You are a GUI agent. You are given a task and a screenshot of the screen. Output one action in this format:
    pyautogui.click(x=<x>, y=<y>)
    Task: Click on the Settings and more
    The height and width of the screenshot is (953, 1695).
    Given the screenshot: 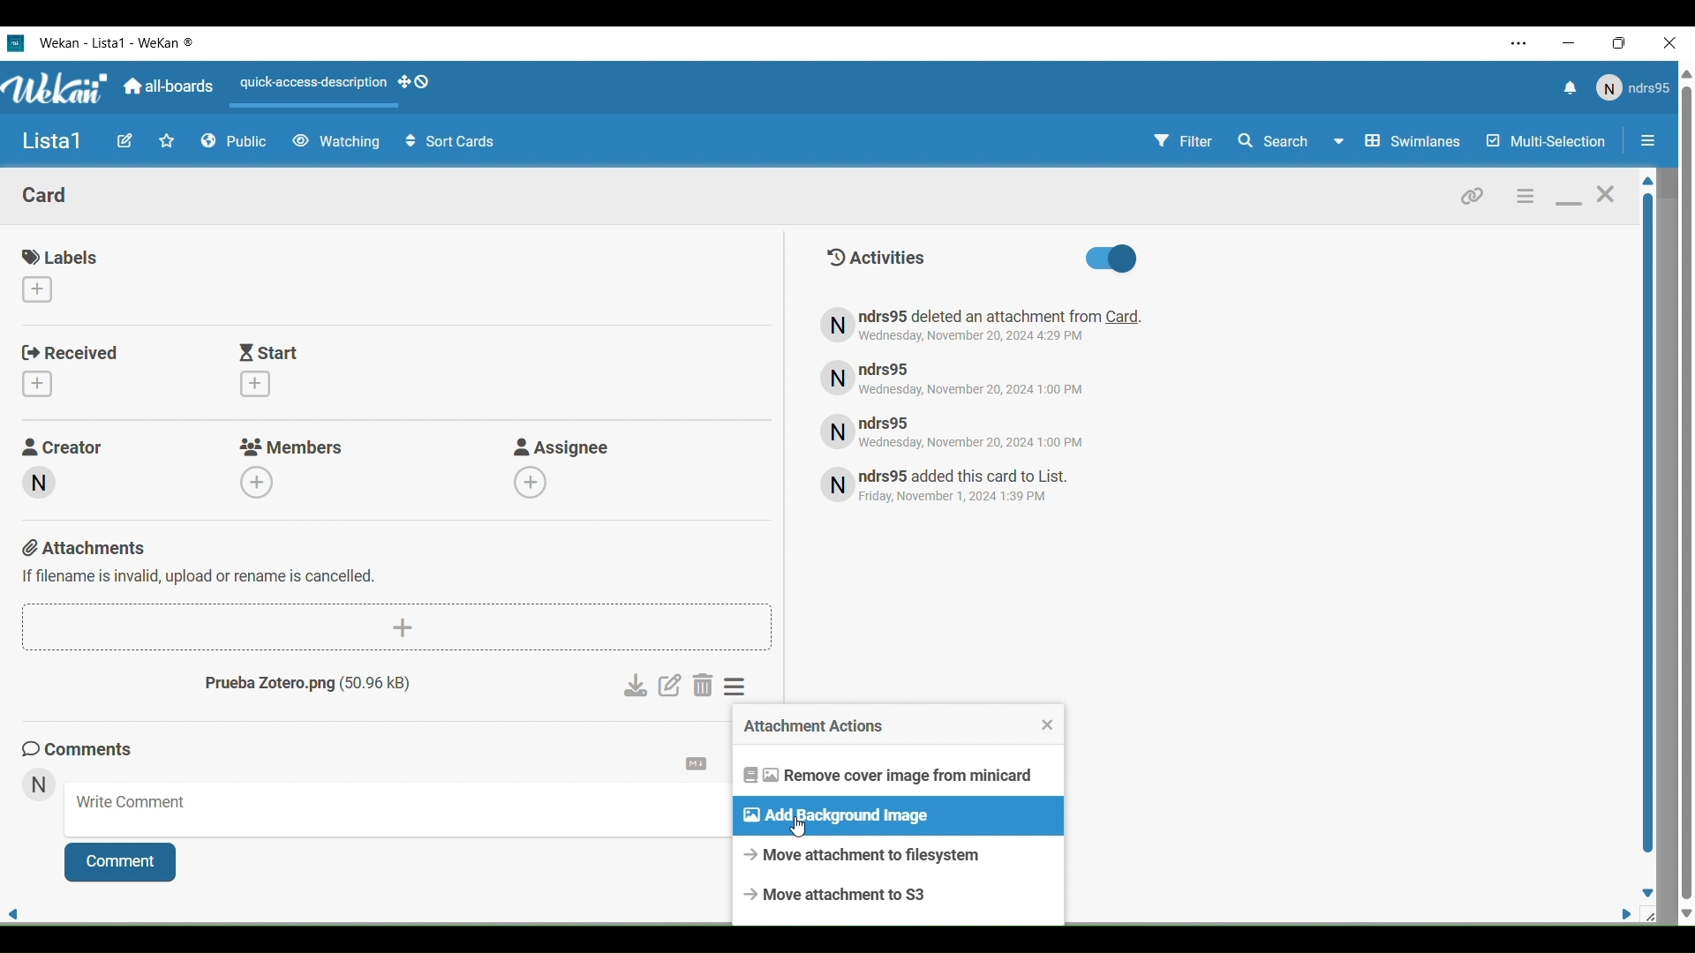 What is the action you would take?
    pyautogui.click(x=1520, y=43)
    